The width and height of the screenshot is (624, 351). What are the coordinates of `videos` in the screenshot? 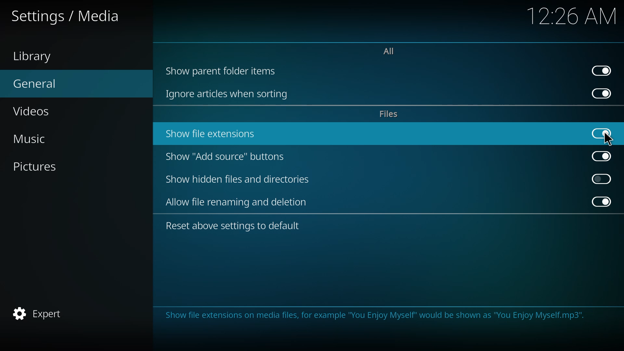 It's located at (35, 110).